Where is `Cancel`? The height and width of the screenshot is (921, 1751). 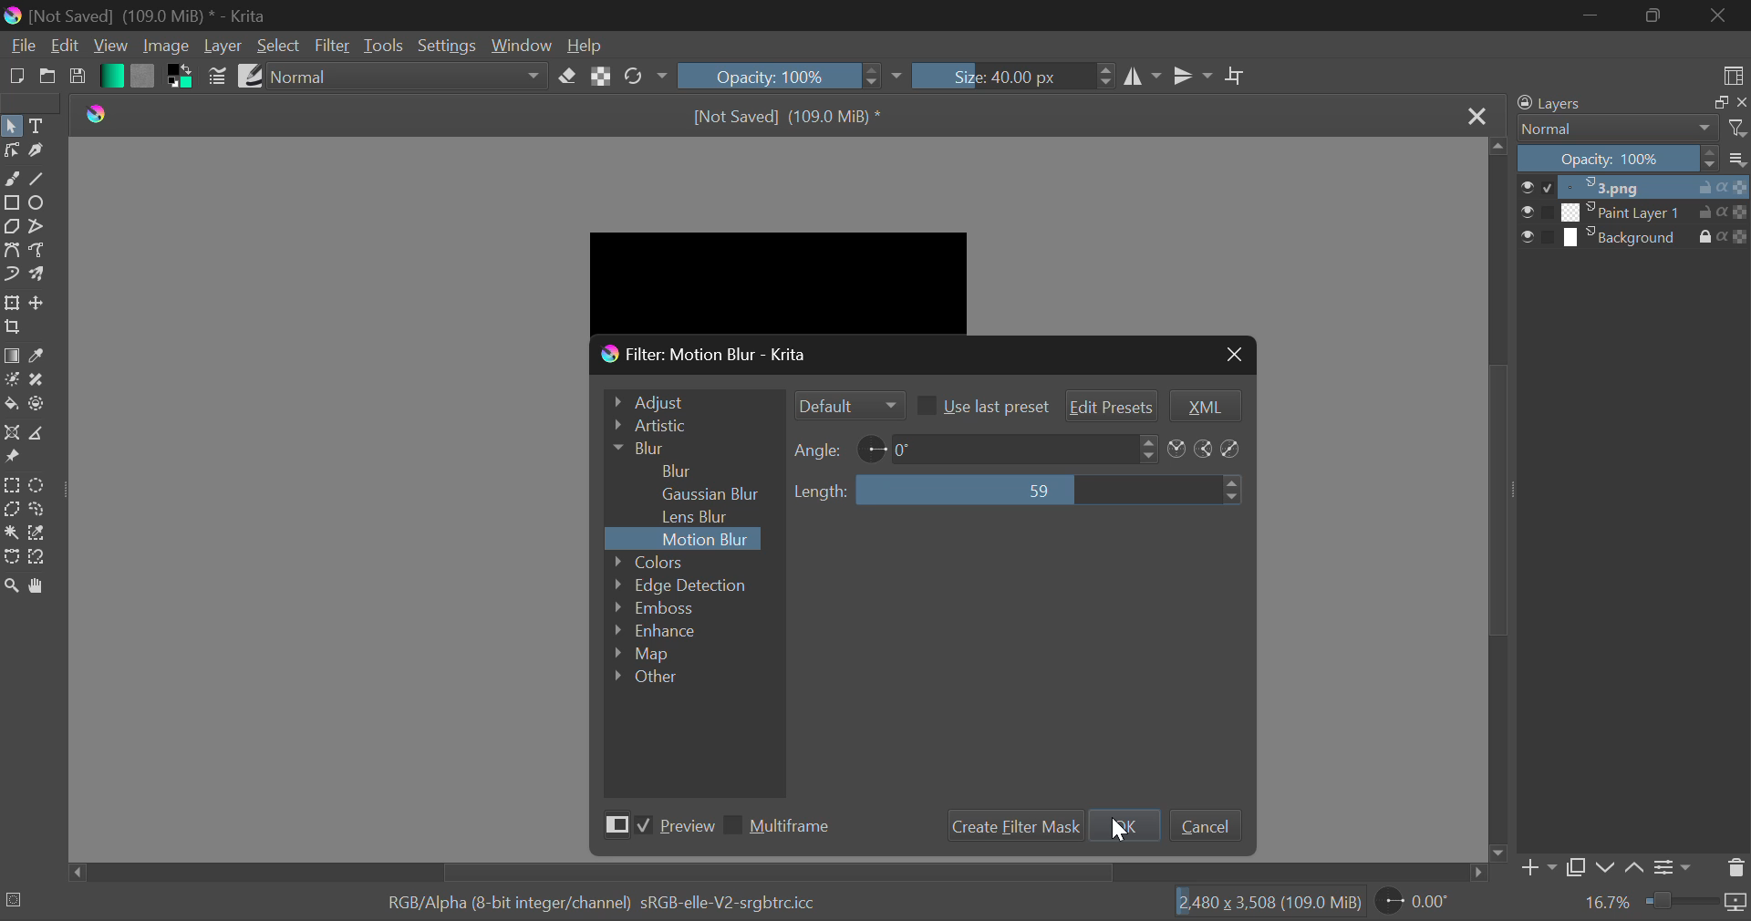
Cancel is located at coordinates (1205, 824).